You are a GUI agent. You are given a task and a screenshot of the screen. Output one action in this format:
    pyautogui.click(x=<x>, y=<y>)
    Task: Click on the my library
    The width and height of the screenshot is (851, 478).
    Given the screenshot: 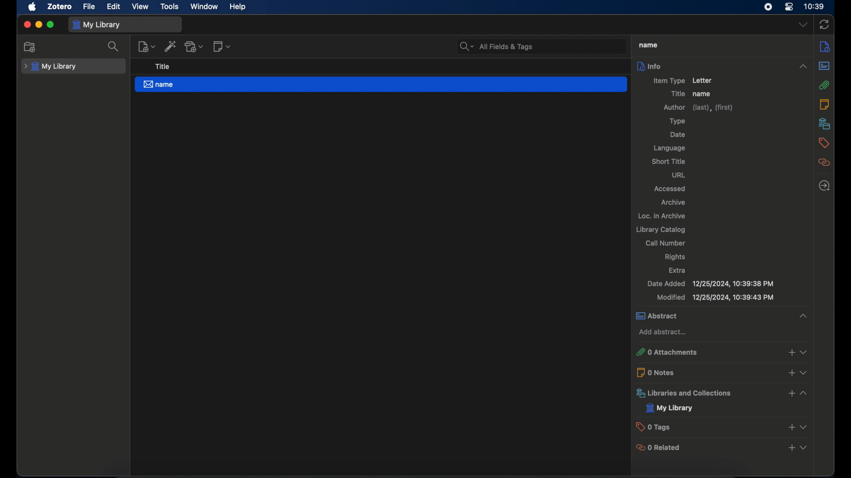 What is the action you would take?
    pyautogui.click(x=671, y=409)
    